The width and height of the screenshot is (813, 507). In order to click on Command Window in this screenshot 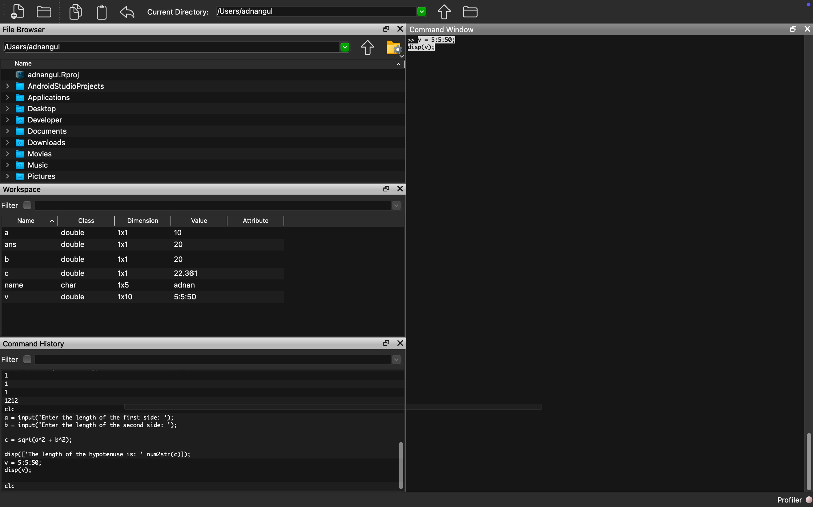, I will do `click(441, 29)`.